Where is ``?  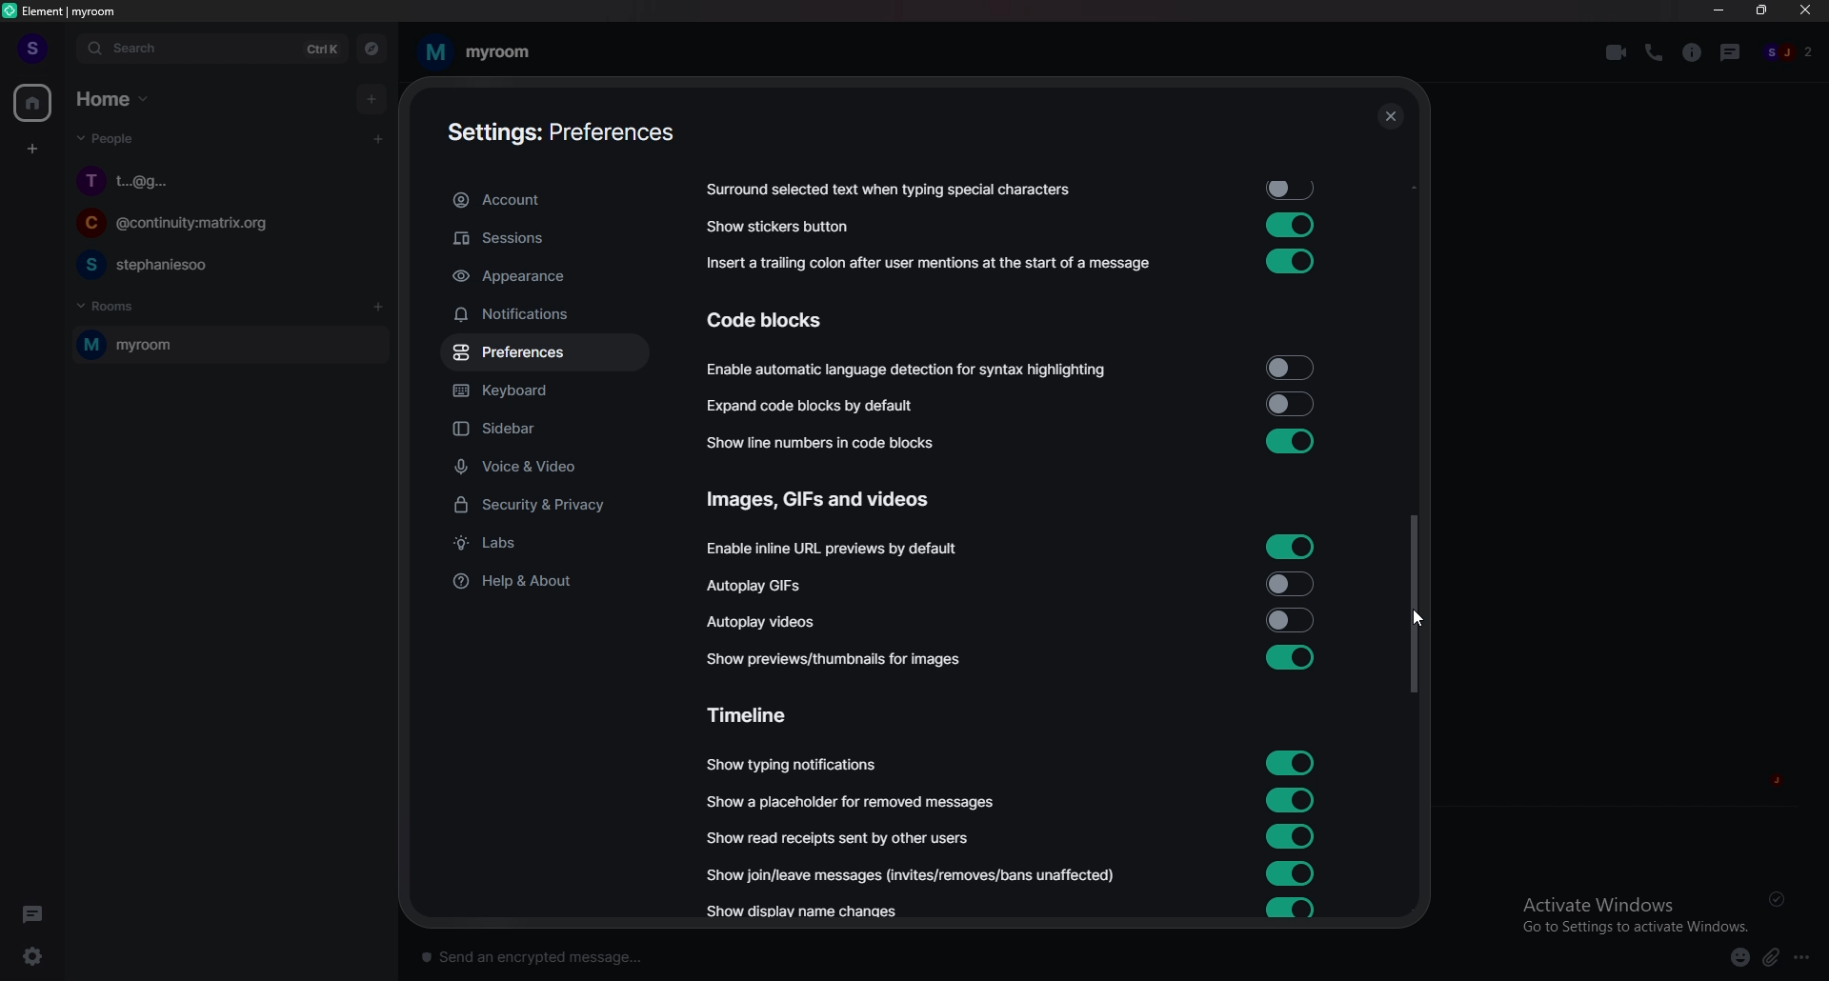
 is located at coordinates (1781, 899).